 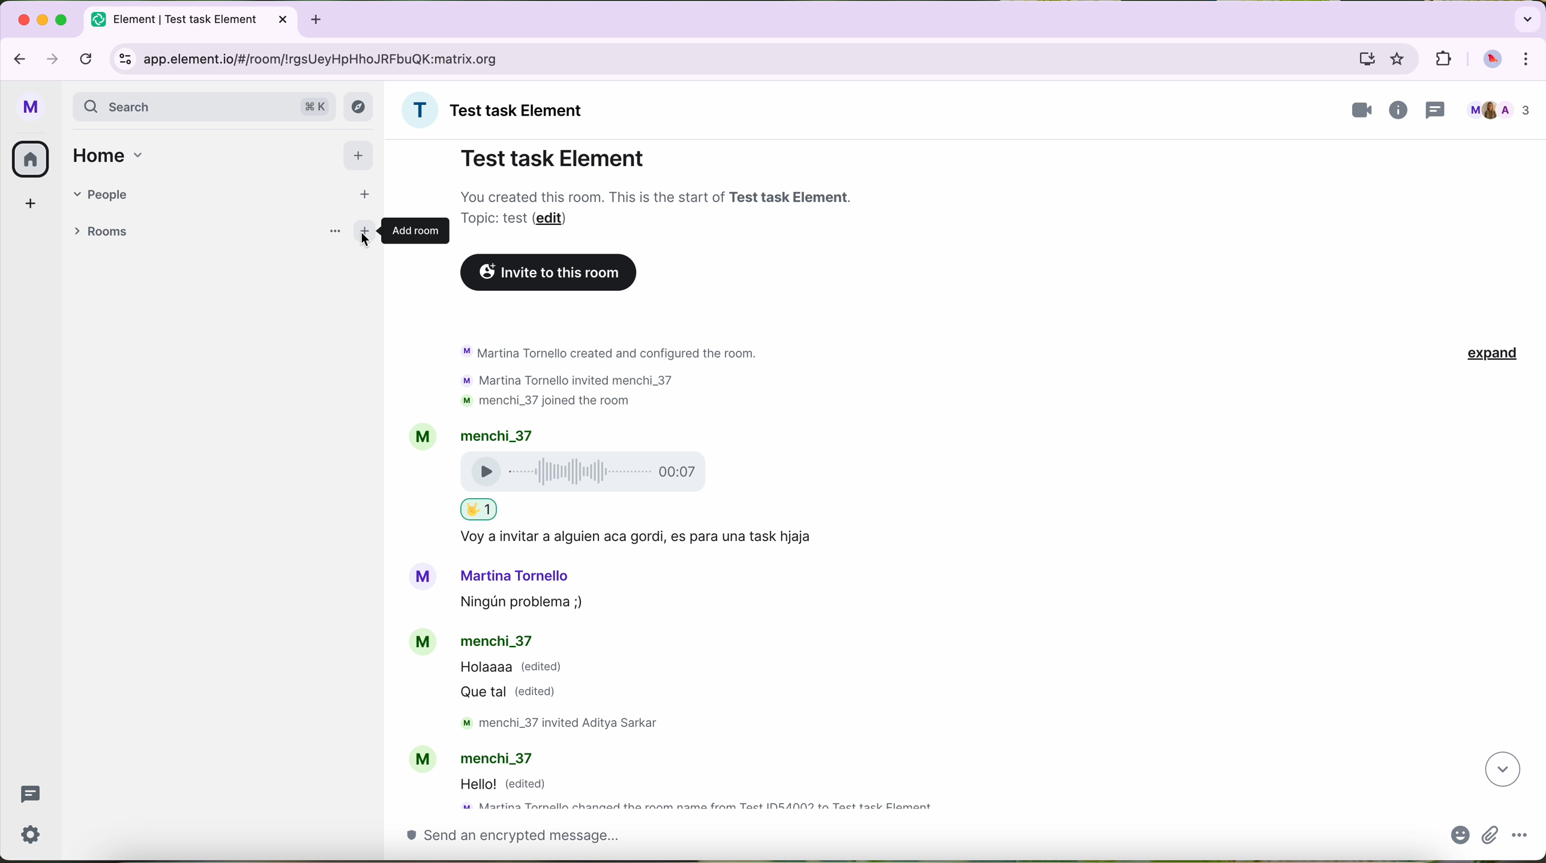 I want to click on note, so click(x=659, y=206).